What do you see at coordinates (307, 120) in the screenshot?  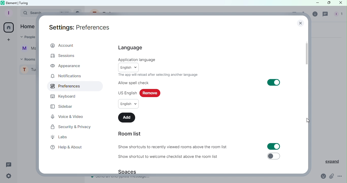 I see `Cursor` at bounding box center [307, 120].